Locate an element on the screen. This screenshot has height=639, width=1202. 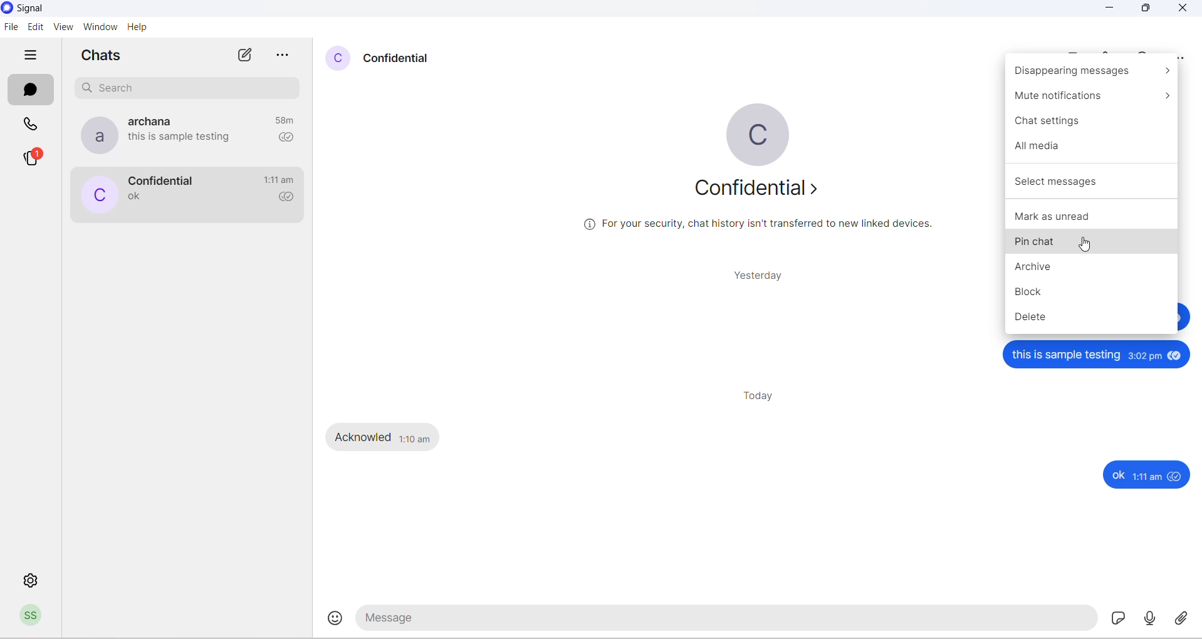
yesterday messages heading is located at coordinates (759, 276).